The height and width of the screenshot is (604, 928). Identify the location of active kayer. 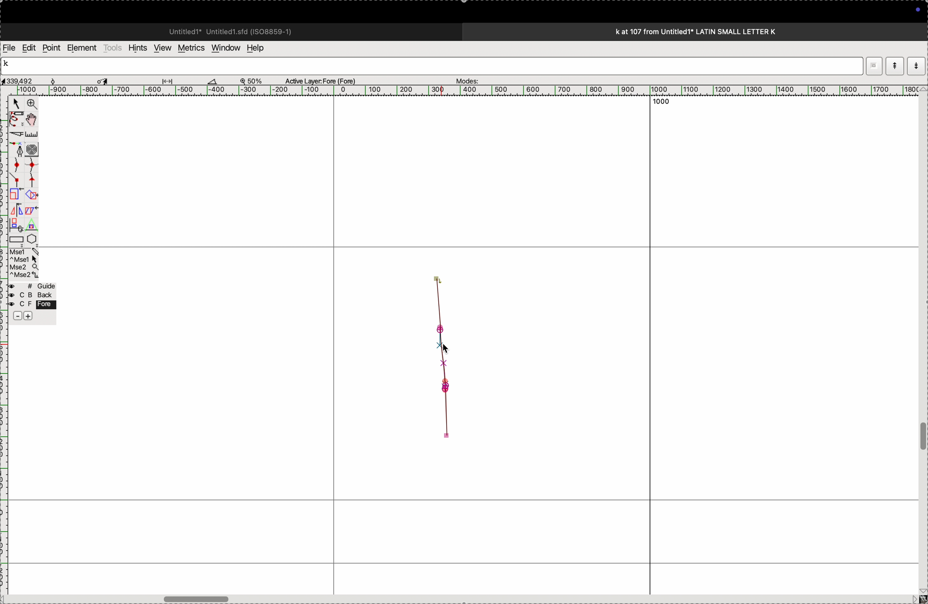
(325, 80).